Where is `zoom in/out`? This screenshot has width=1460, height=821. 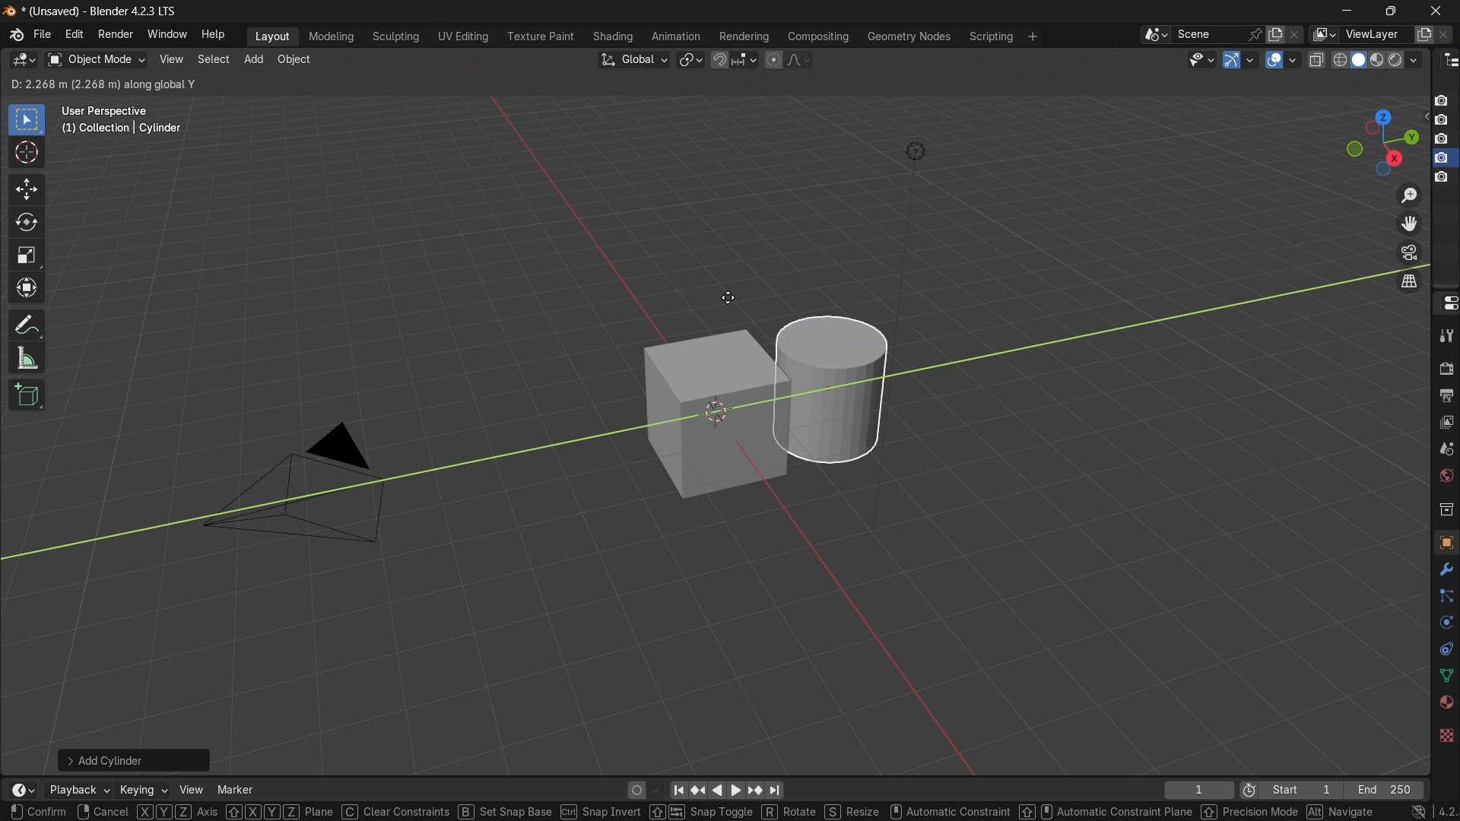
zoom in/out is located at coordinates (1409, 195).